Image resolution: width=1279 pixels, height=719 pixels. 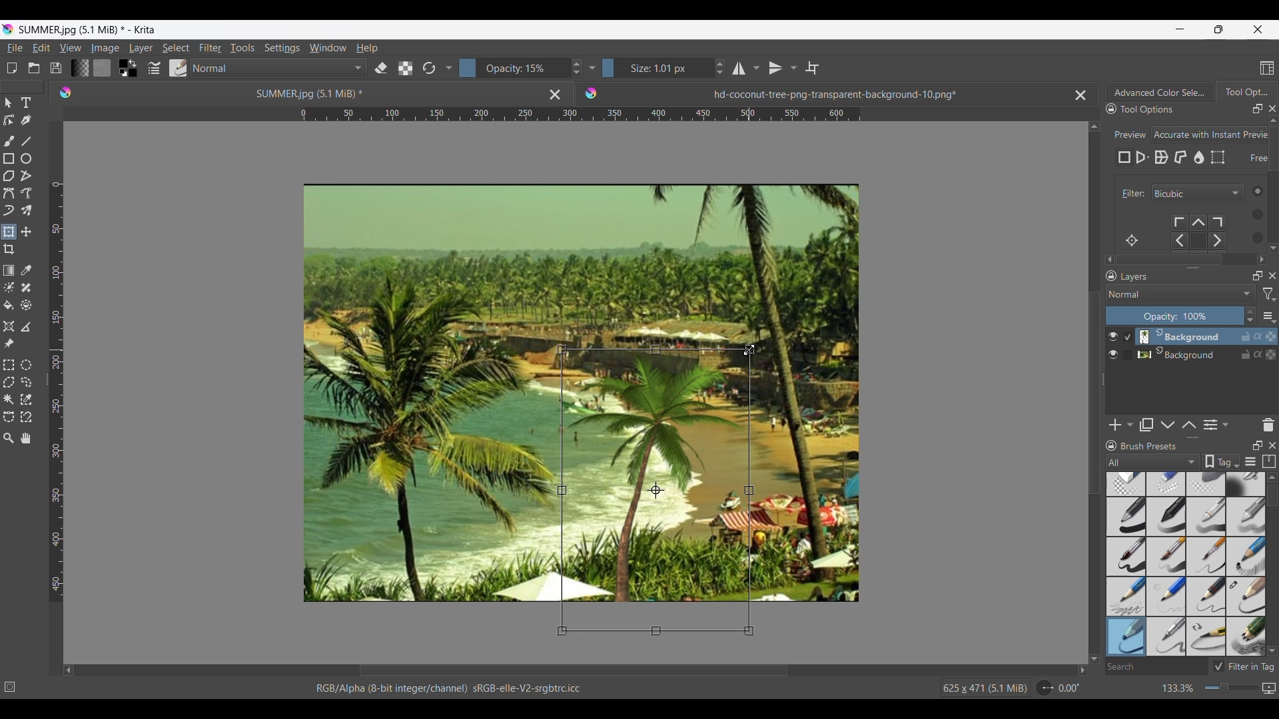 I want to click on Right, so click(x=1260, y=258).